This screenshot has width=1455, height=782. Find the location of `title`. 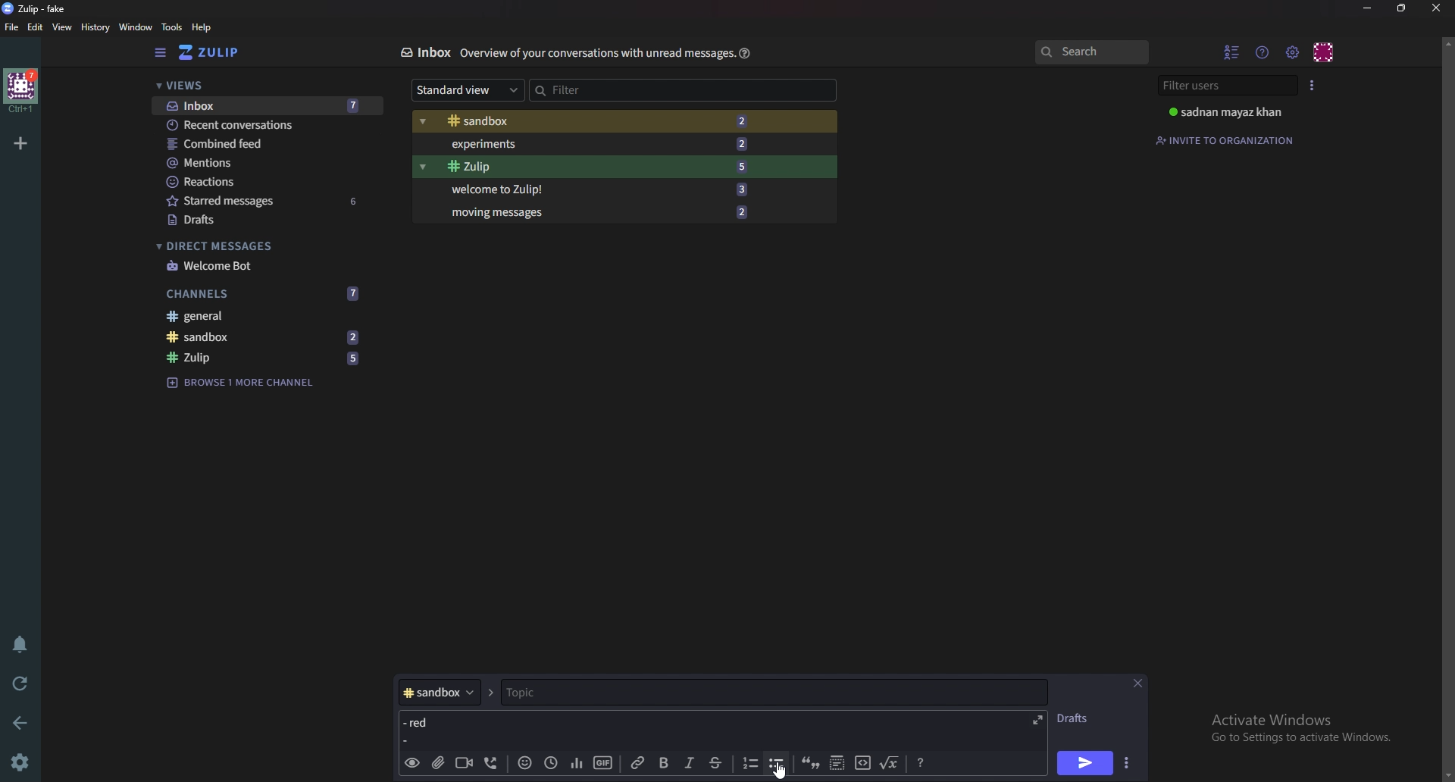

title is located at coordinates (42, 8).